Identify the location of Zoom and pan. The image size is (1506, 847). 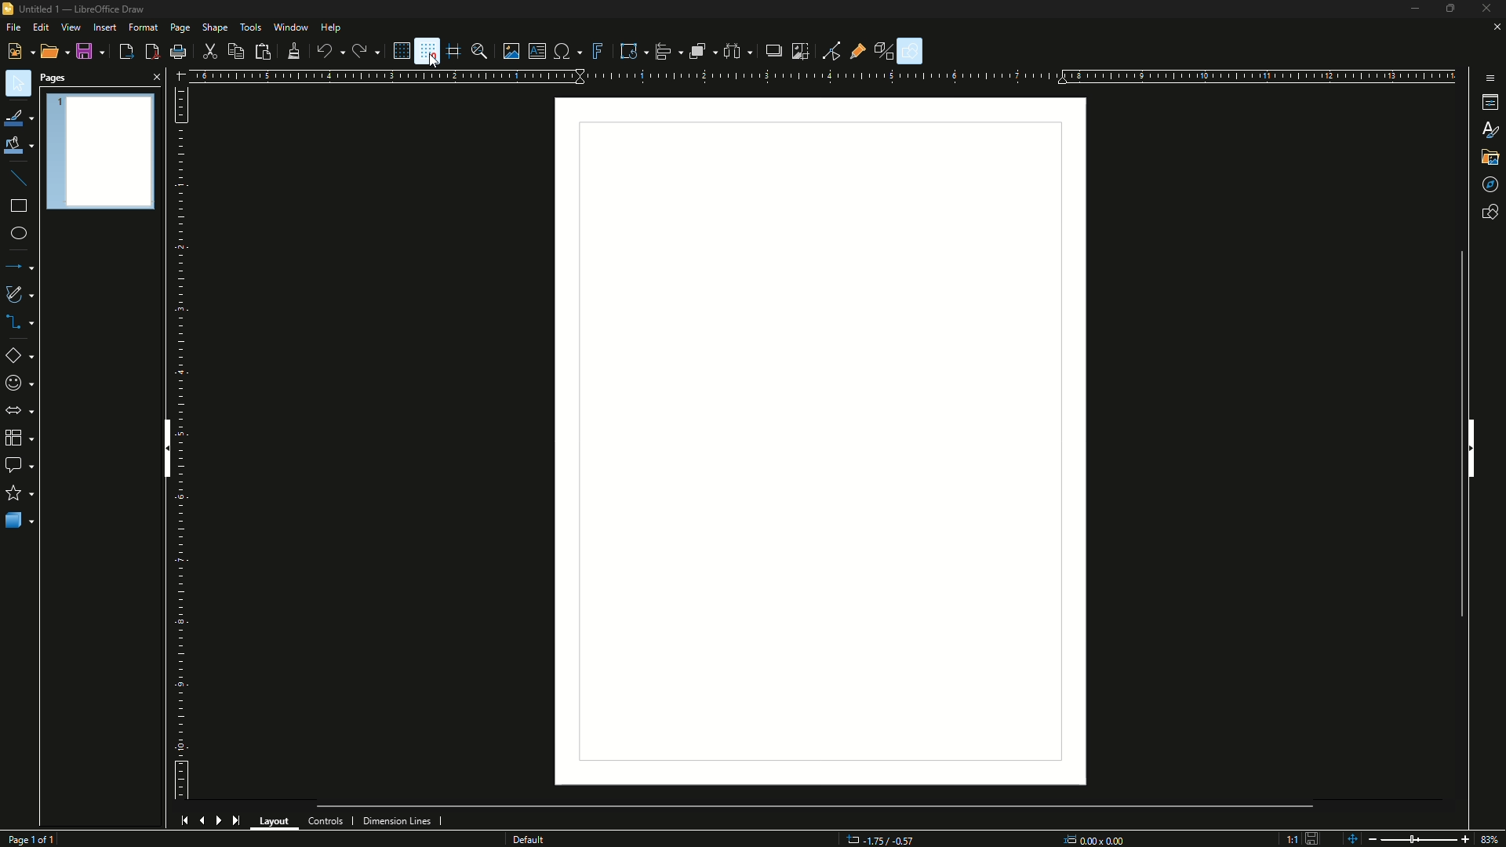
(481, 52).